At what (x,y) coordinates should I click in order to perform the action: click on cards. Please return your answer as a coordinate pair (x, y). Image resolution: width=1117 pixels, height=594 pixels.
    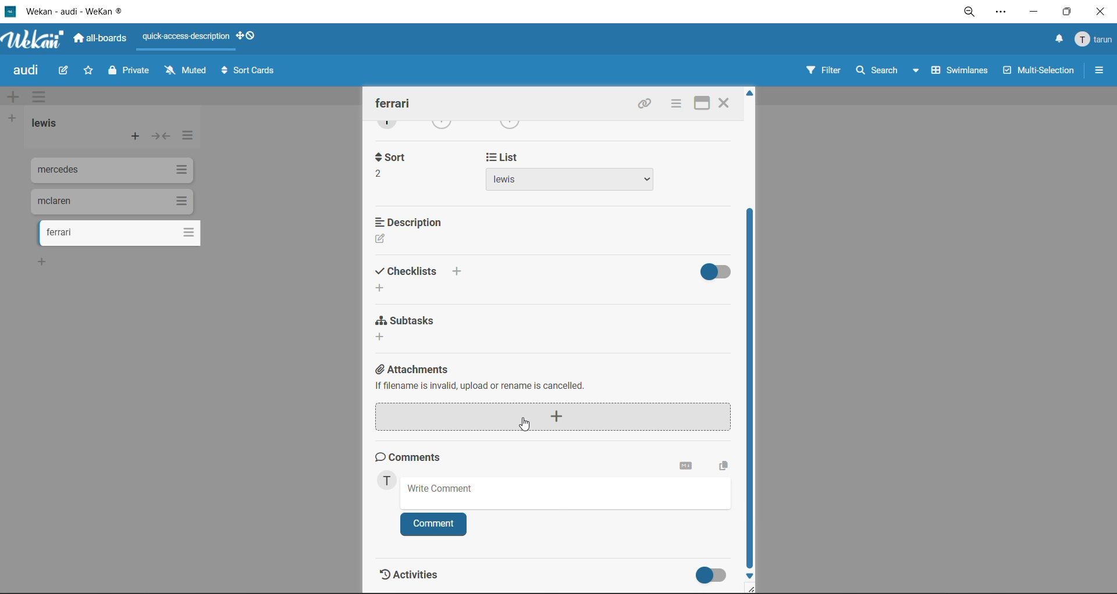
    Looking at the image, I should click on (109, 170).